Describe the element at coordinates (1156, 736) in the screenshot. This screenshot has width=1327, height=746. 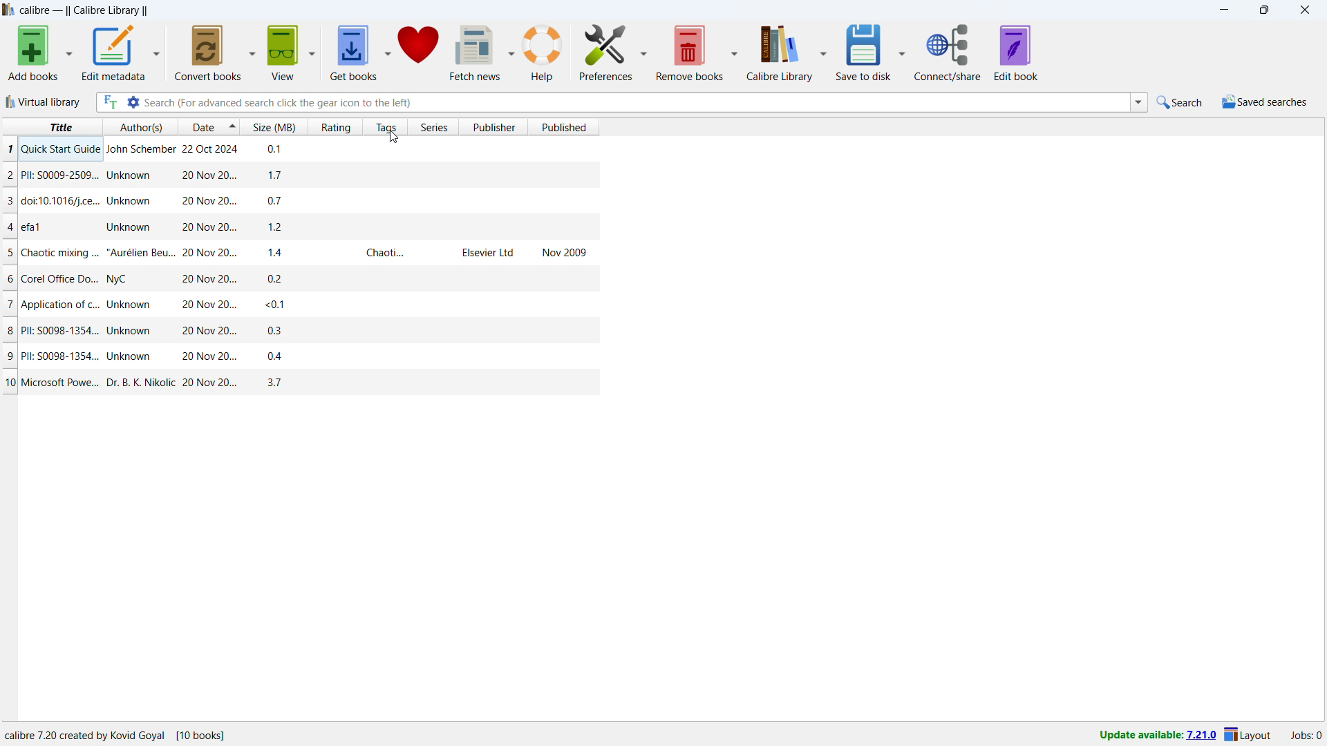
I see `update` at that location.